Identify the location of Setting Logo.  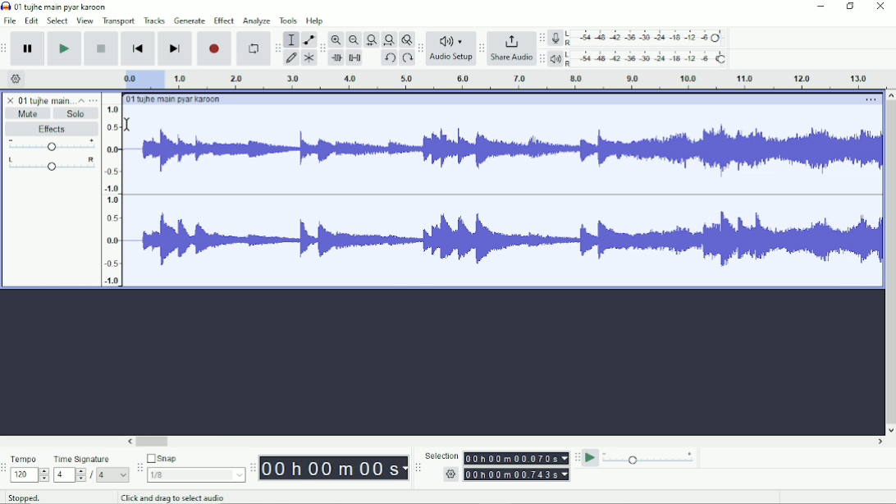
(450, 476).